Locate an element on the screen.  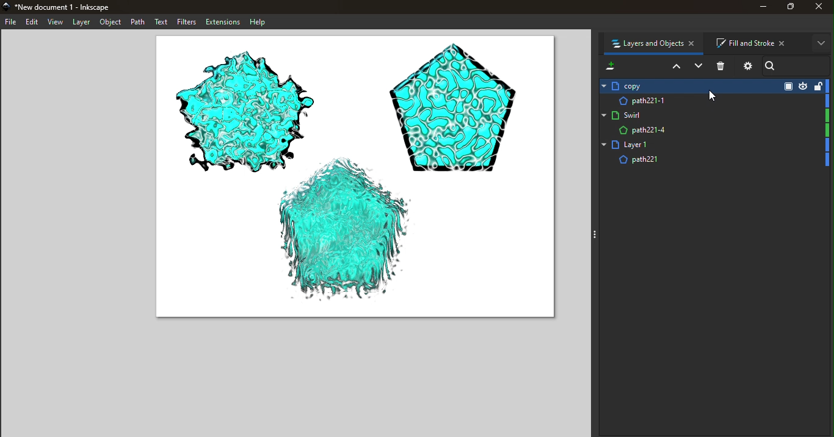
Toggle command palette is located at coordinates (593, 234).